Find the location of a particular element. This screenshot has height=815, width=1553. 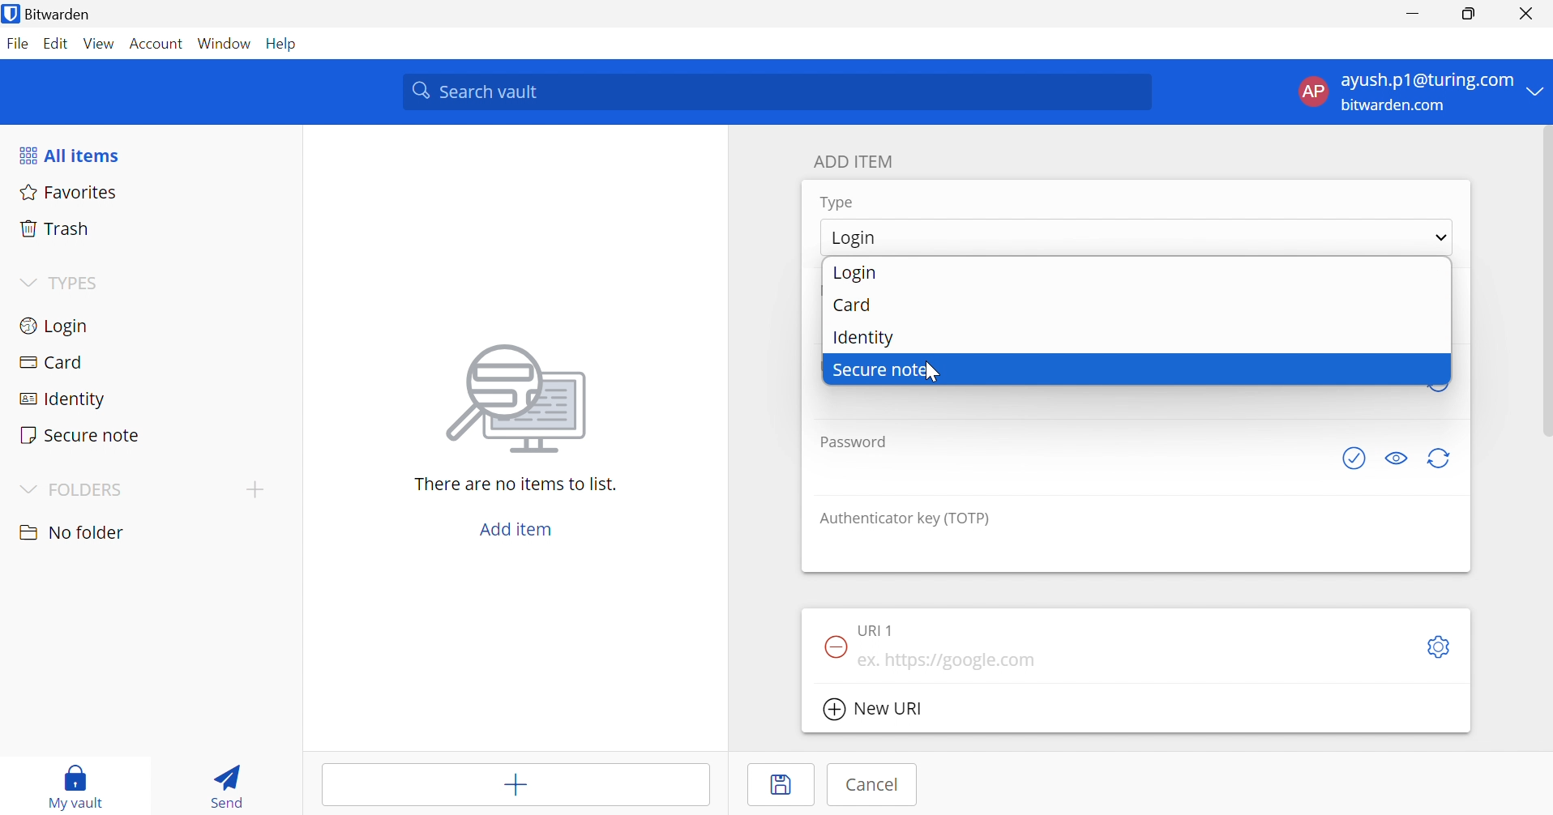

Cursor is located at coordinates (929, 371).